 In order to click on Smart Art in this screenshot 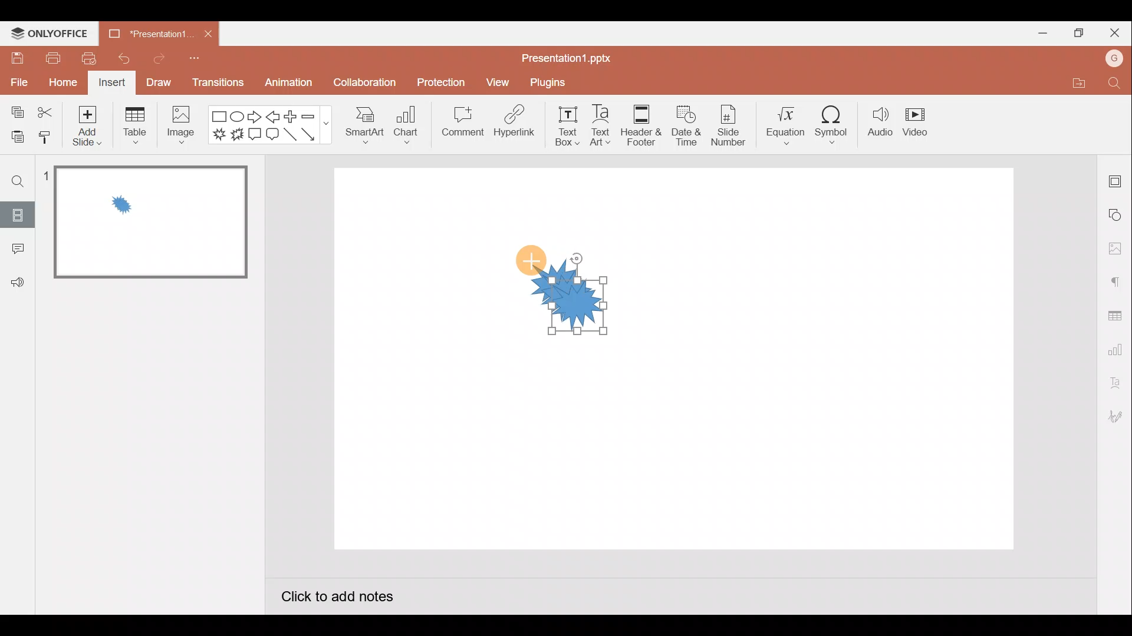, I will do `click(367, 128)`.